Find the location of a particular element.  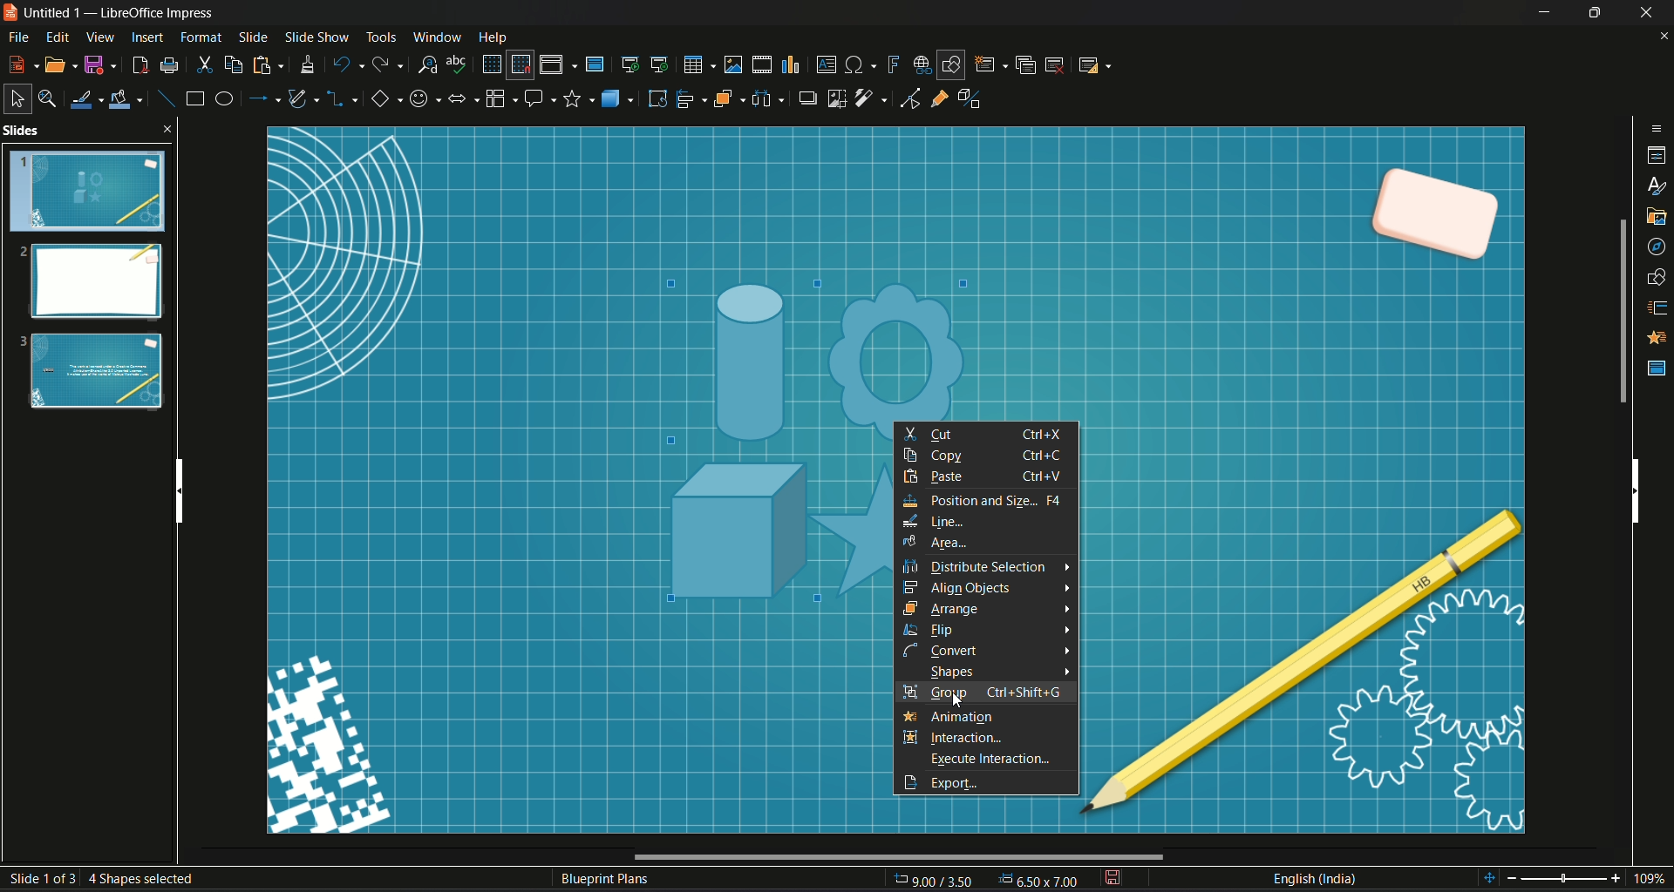

slide layout is located at coordinates (1092, 64).